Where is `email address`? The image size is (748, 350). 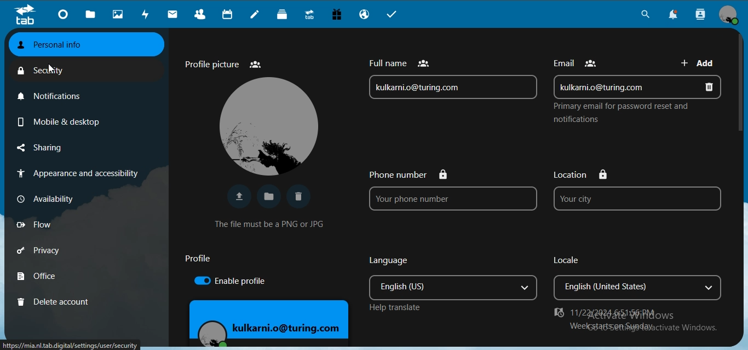 email address is located at coordinates (621, 87).